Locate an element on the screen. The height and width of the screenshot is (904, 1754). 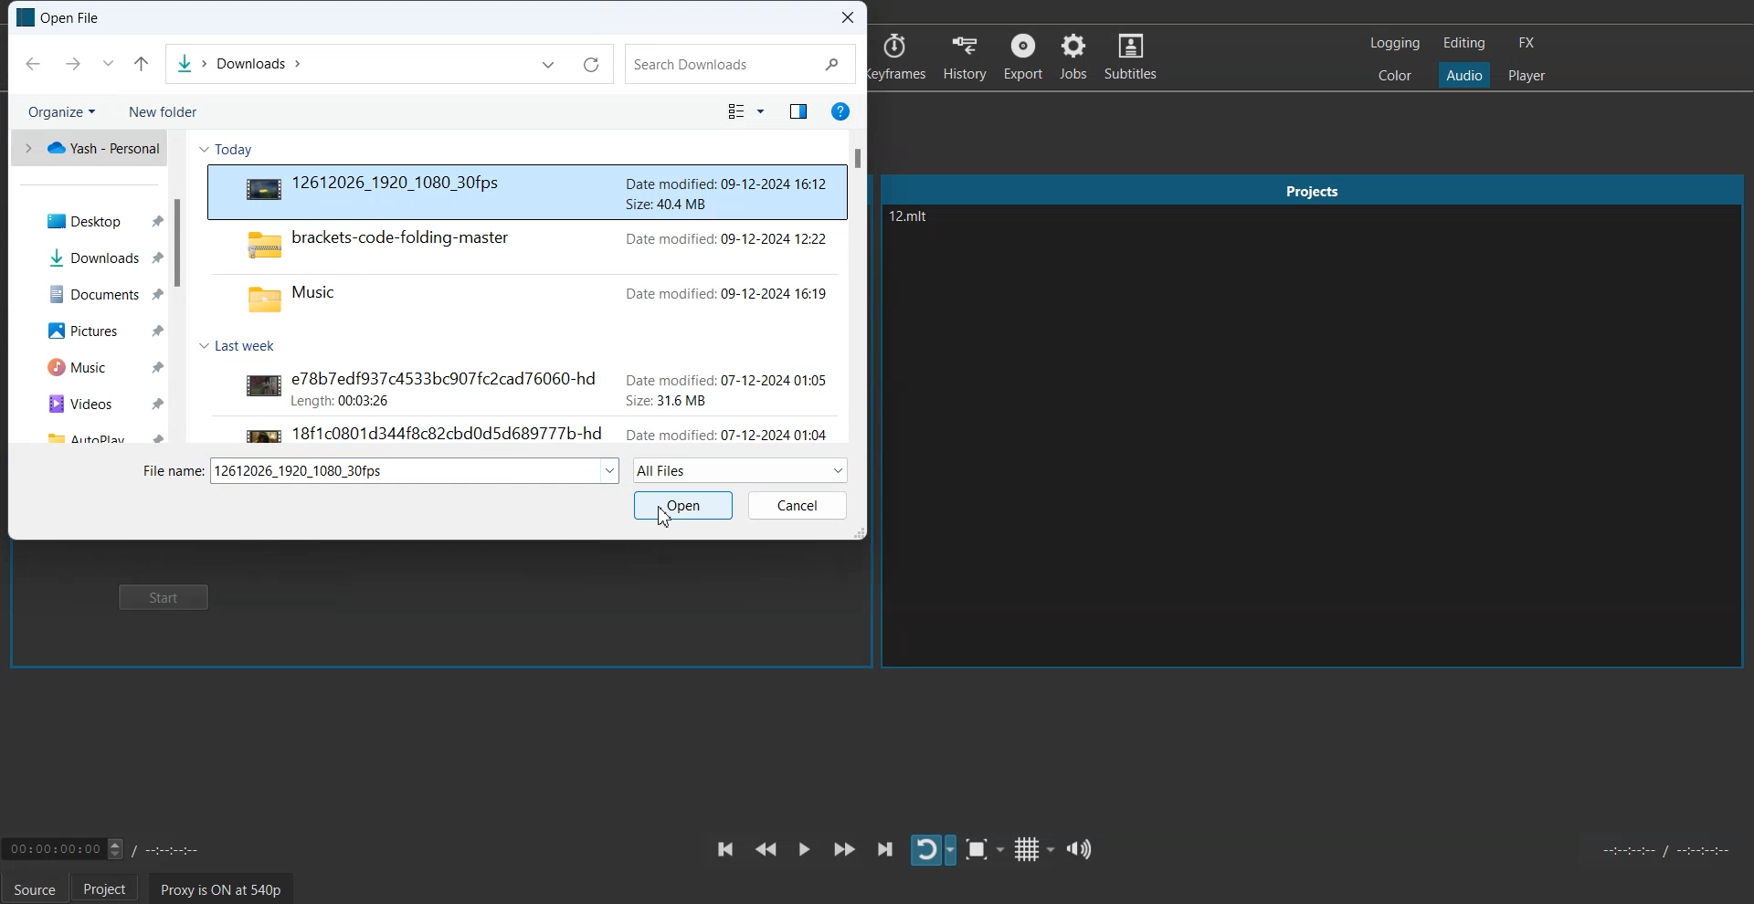
Files is located at coordinates (528, 270).